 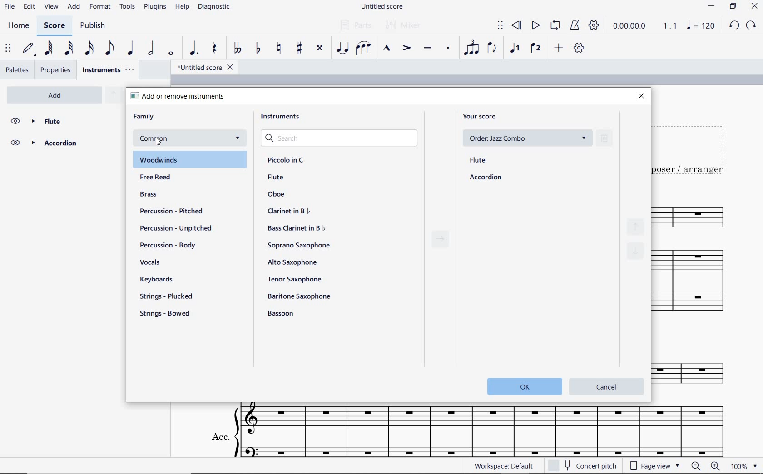 What do you see at coordinates (427, 49) in the screenshot?
I see `tenuto` at bounding box center [427, 49].